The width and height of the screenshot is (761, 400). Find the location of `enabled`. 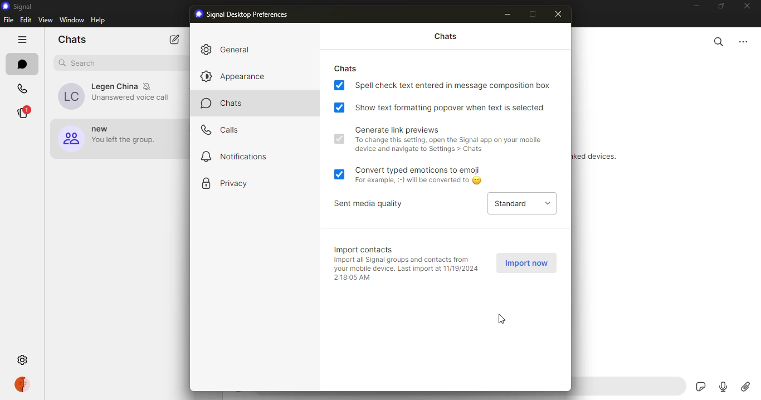

enabled is located at coordinates (340, 173).